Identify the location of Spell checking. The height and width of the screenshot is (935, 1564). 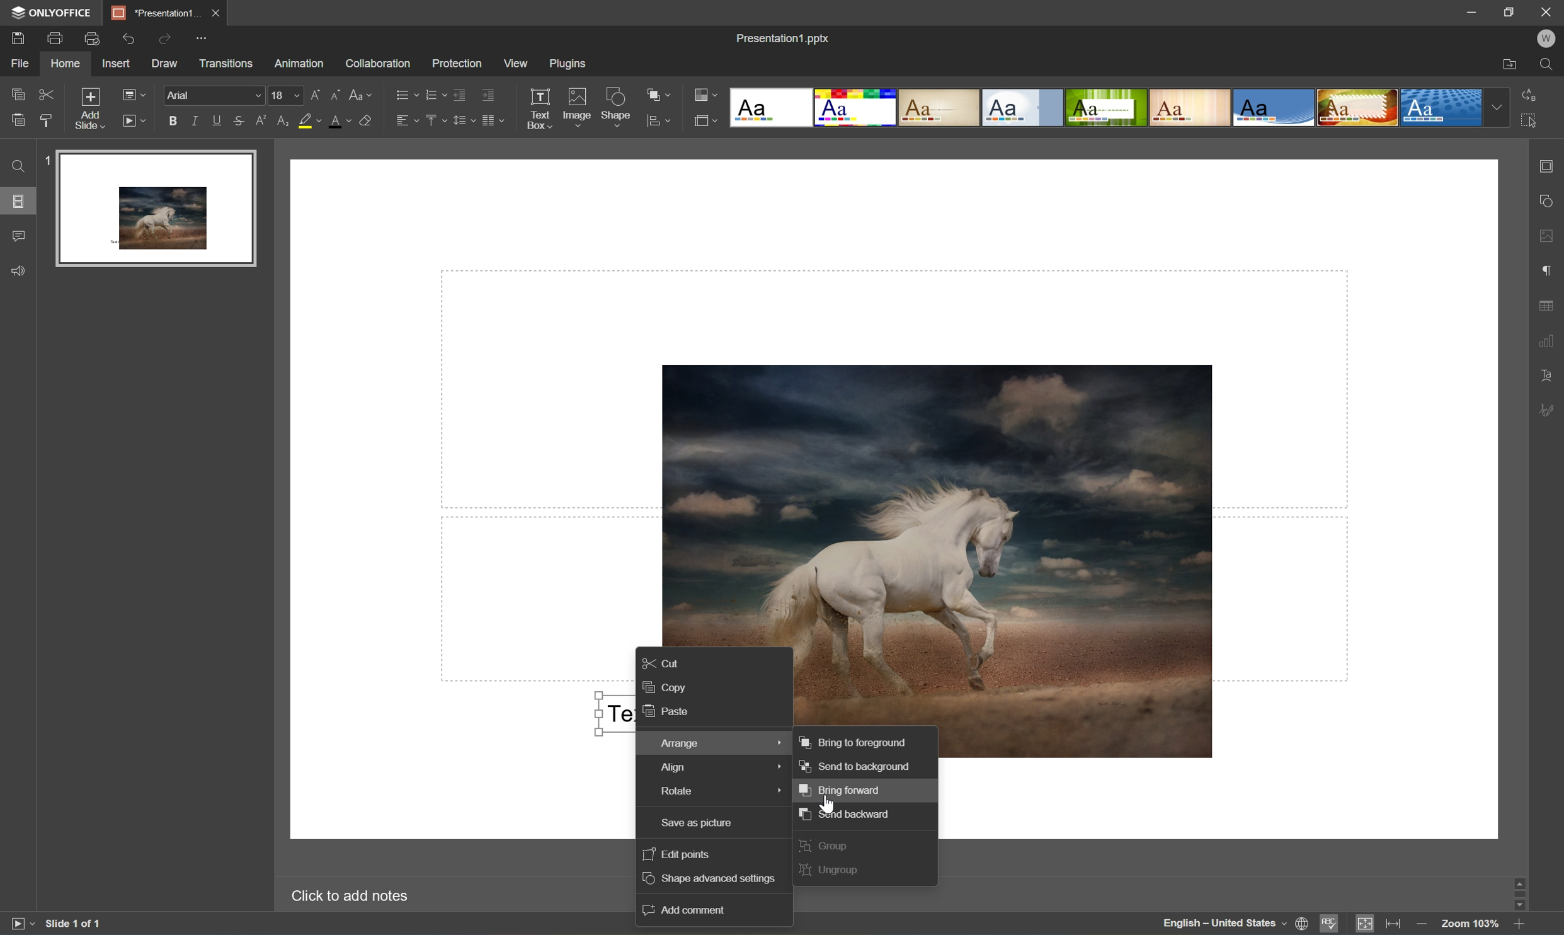
(1328, 923).